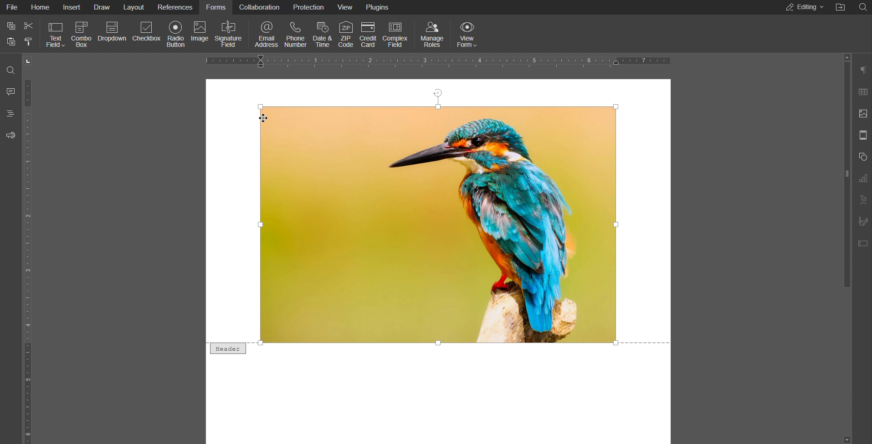 The height and width of the screenshot is (444, 872). I want to click on Combo Box, so click(82, 33).